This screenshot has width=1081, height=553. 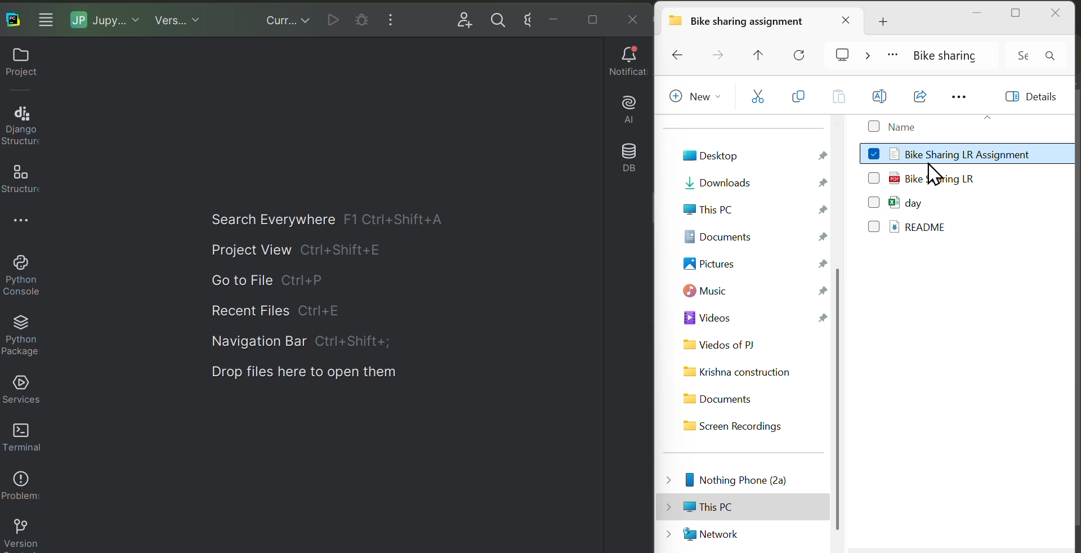 I want to click on cut, so click(x=758, y=98).